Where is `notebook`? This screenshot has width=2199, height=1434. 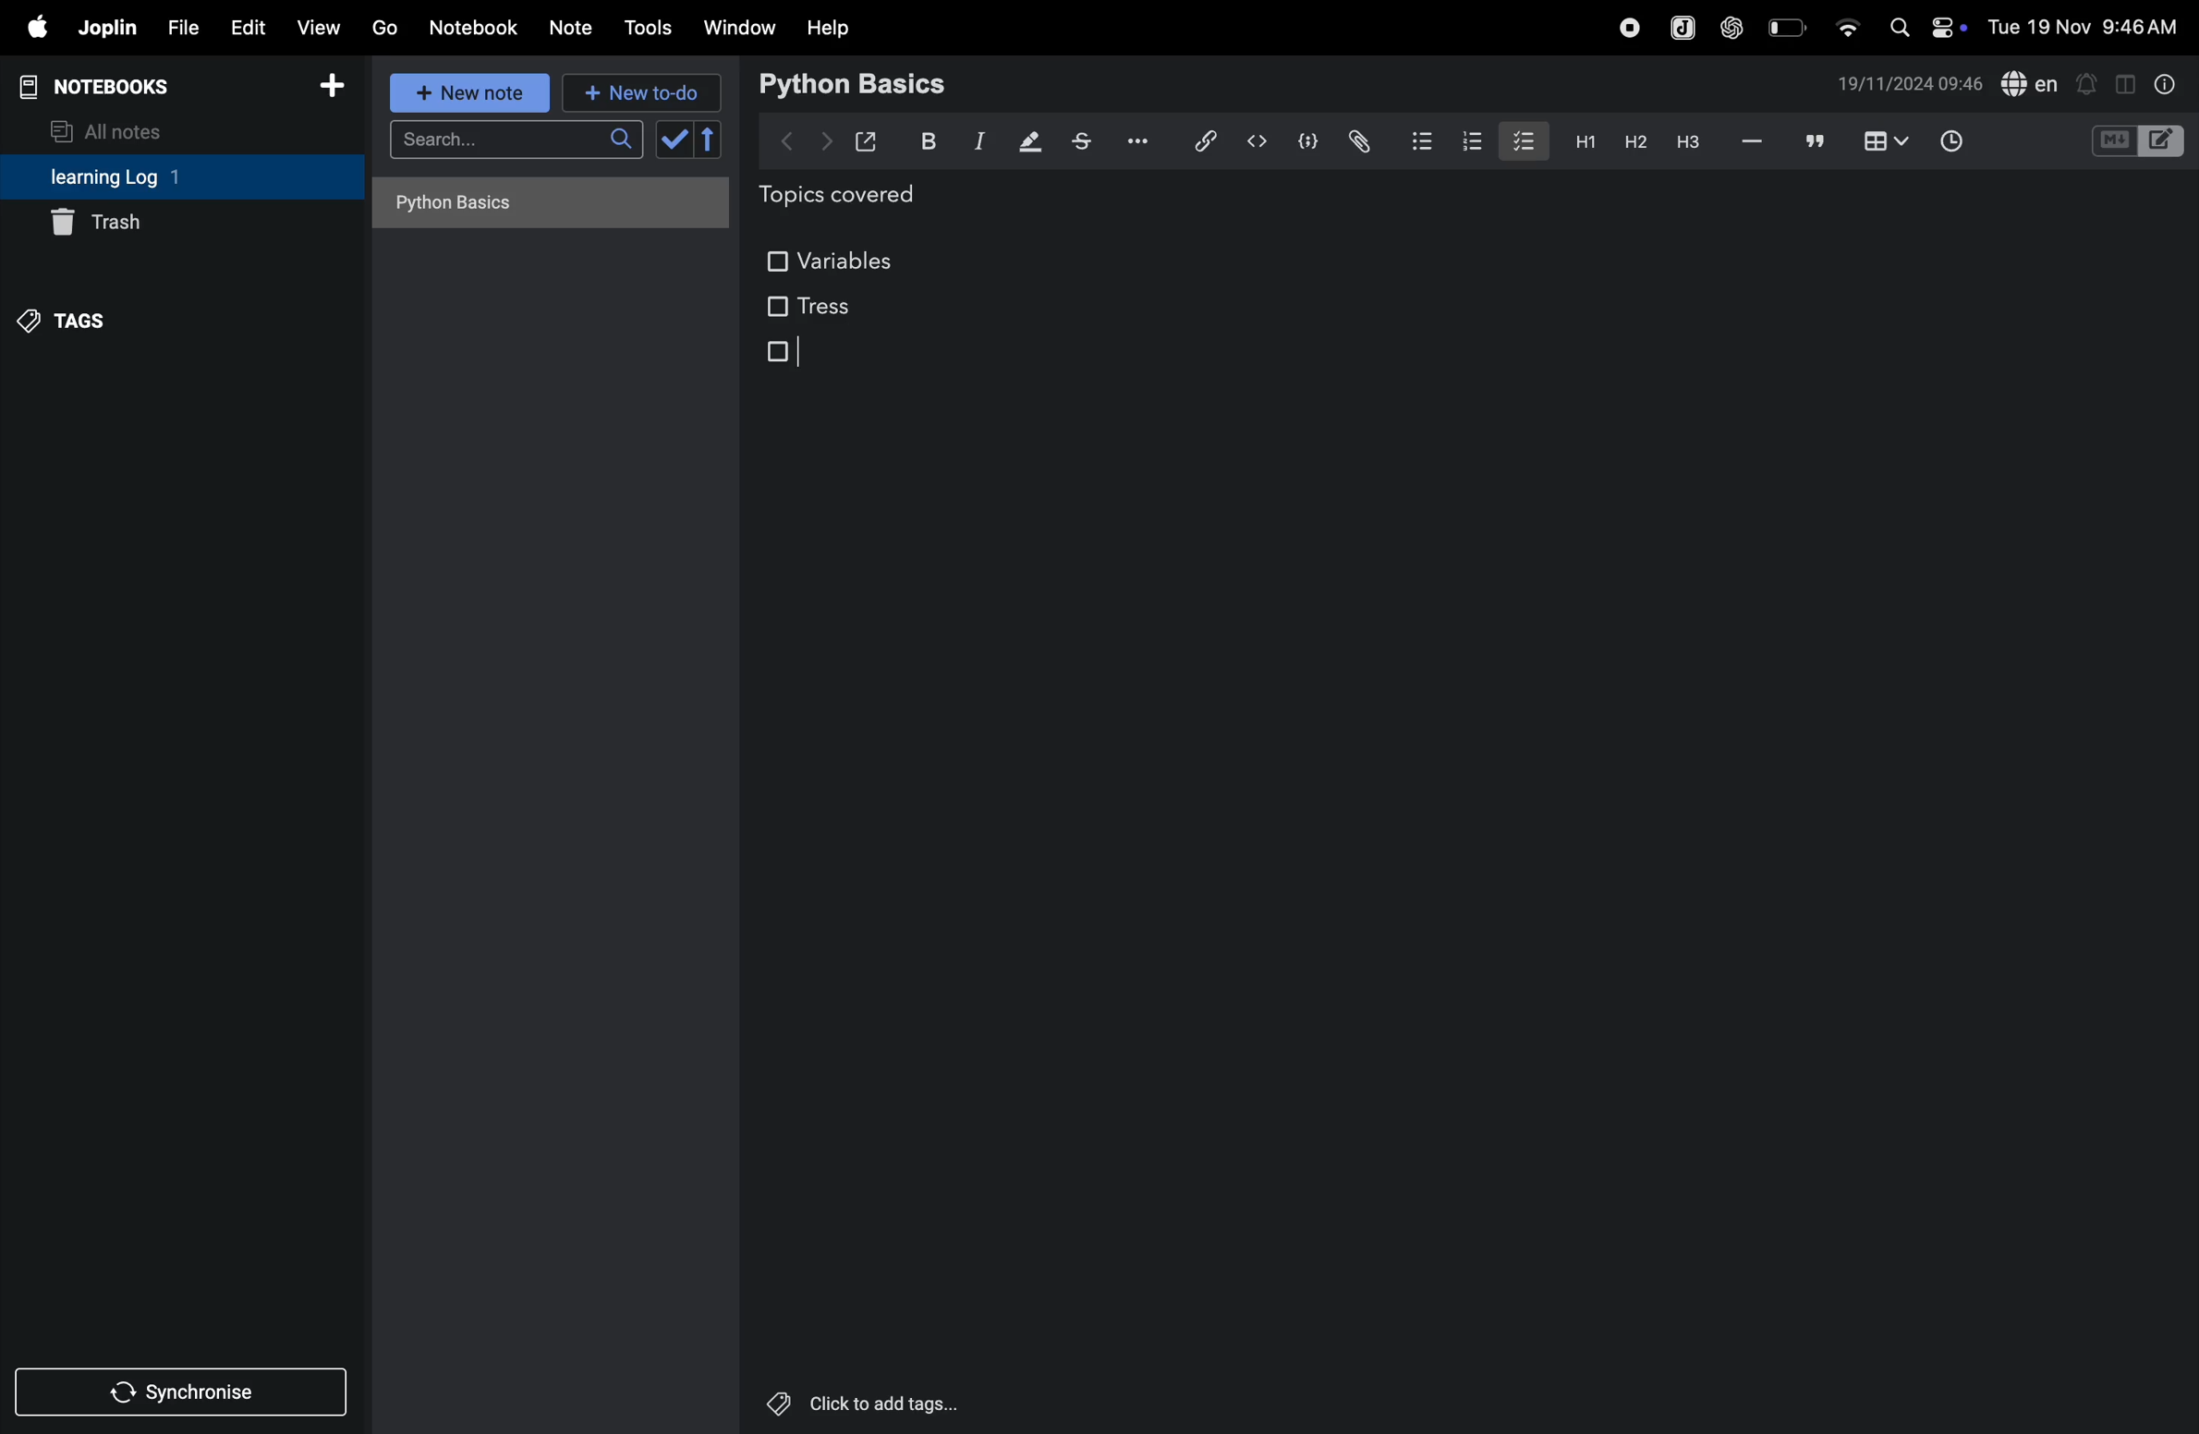 notebook is located at coordinates (476, 26).